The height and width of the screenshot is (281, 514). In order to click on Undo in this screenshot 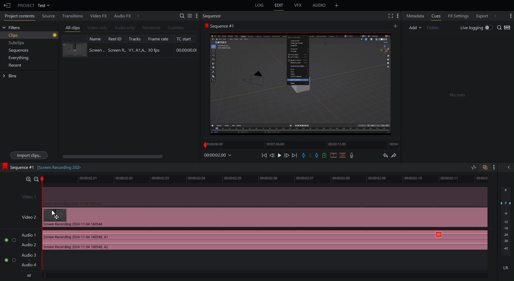, I will do `click(385, 156)`.